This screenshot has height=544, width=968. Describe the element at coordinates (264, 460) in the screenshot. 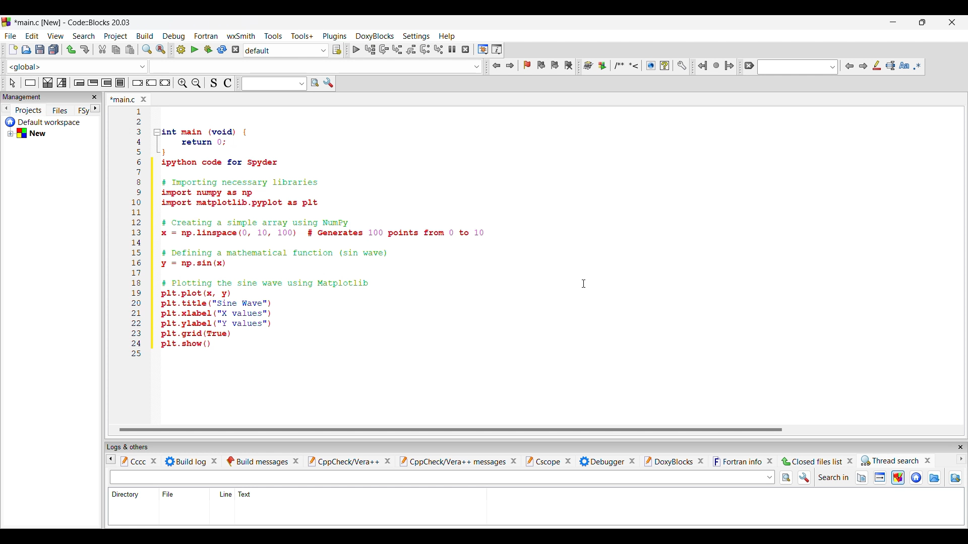

I see `` at that location.